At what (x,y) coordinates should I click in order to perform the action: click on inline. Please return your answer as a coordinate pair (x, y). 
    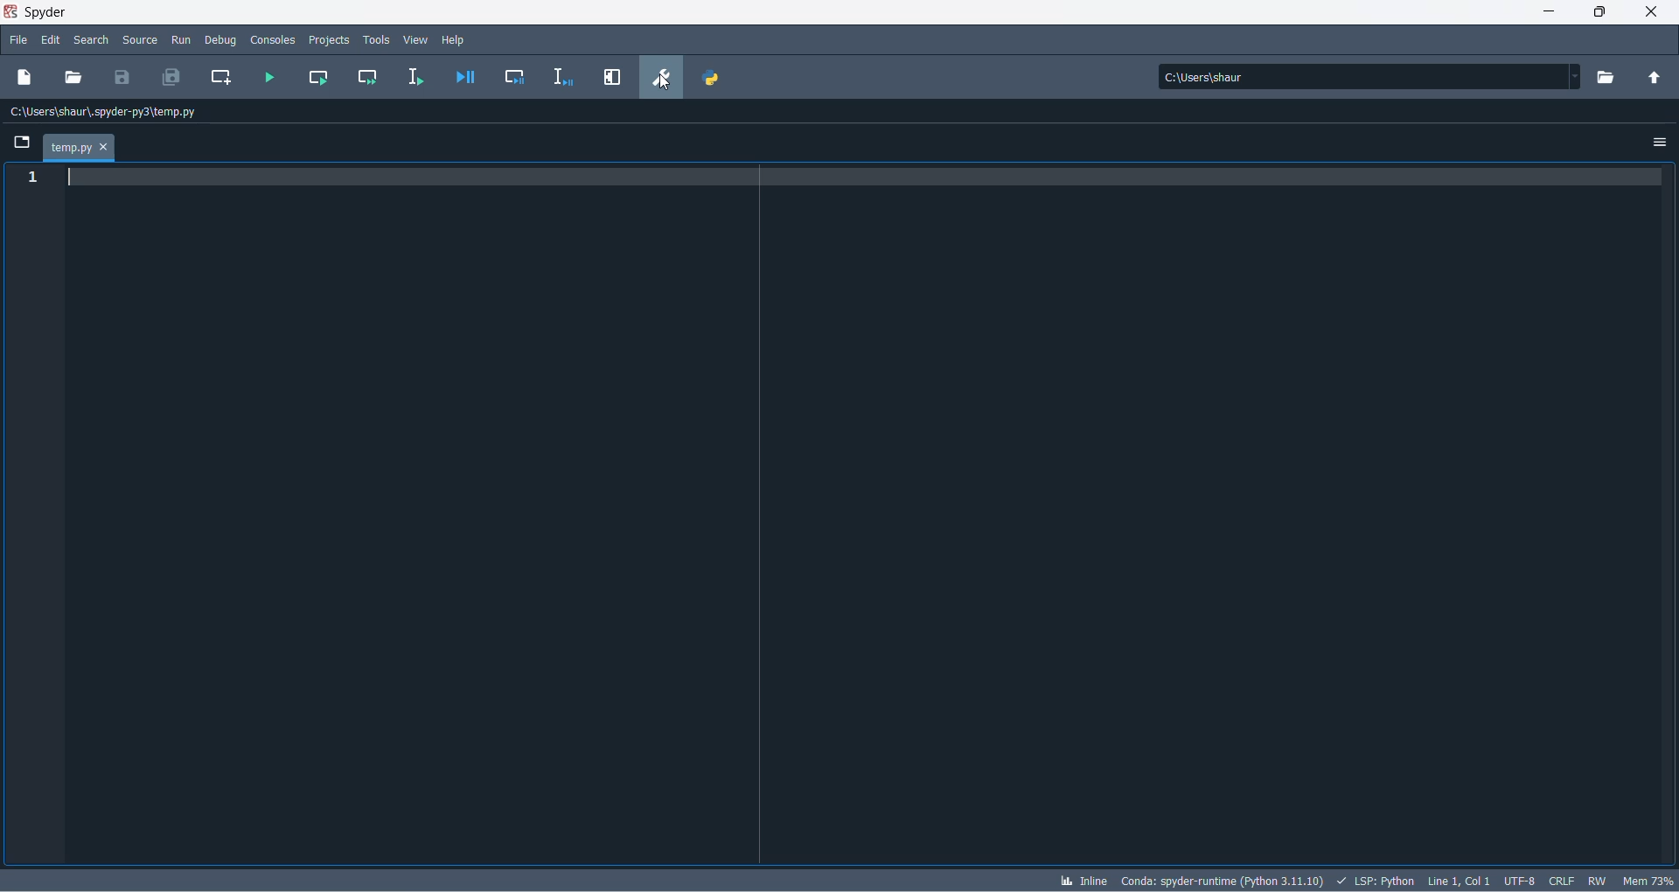
    Looking at the image, I should click on (1082, 880).